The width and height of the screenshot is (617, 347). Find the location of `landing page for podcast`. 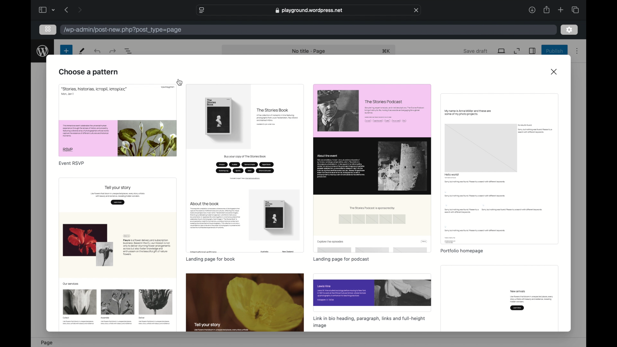

landing page for podcast is located at coordinates (343, 260).